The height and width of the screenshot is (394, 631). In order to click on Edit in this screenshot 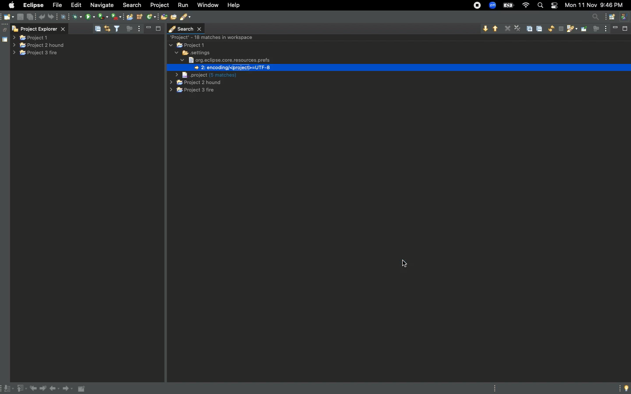, I will do `click(78, 6)`.